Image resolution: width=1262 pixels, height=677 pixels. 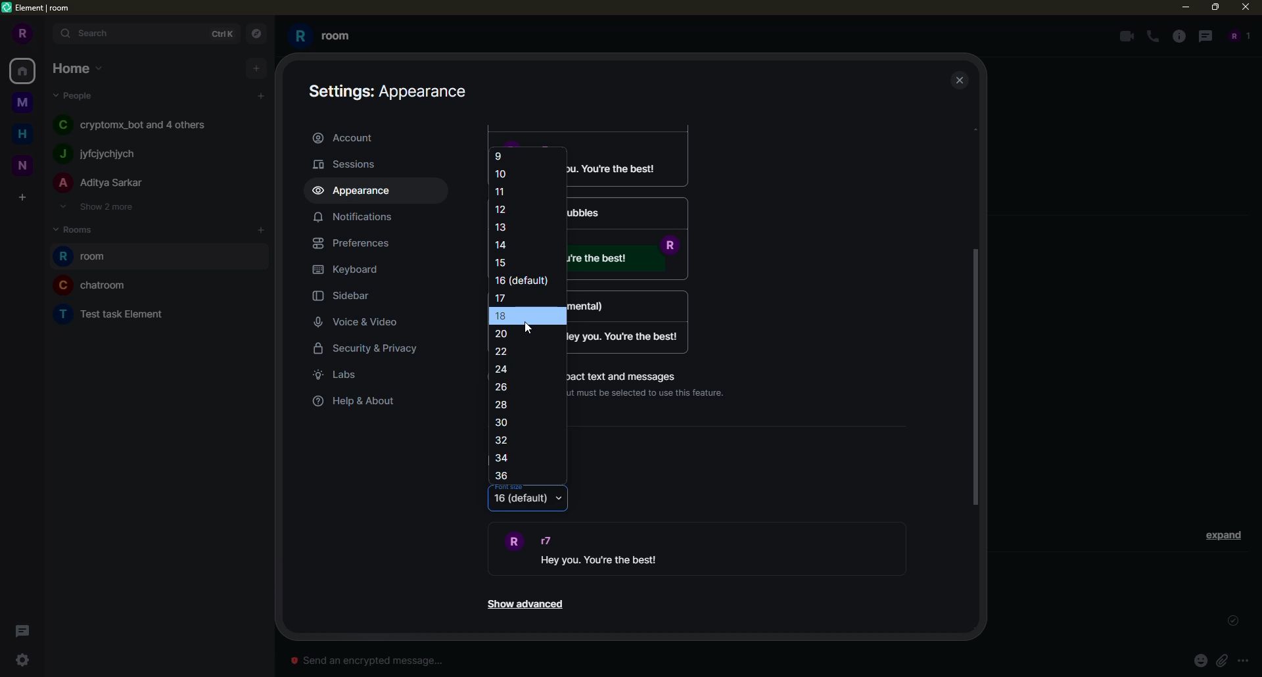 I want to click on 34, so click(x=503, y=459).